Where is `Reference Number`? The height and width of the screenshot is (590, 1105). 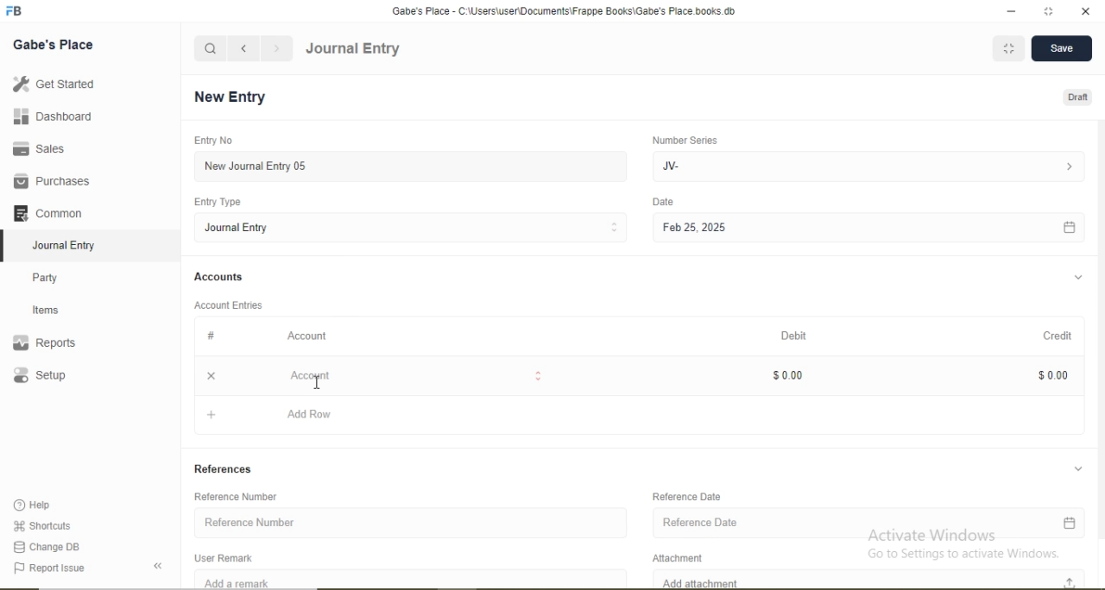 Reference Number is located at coordinates (411, 520).